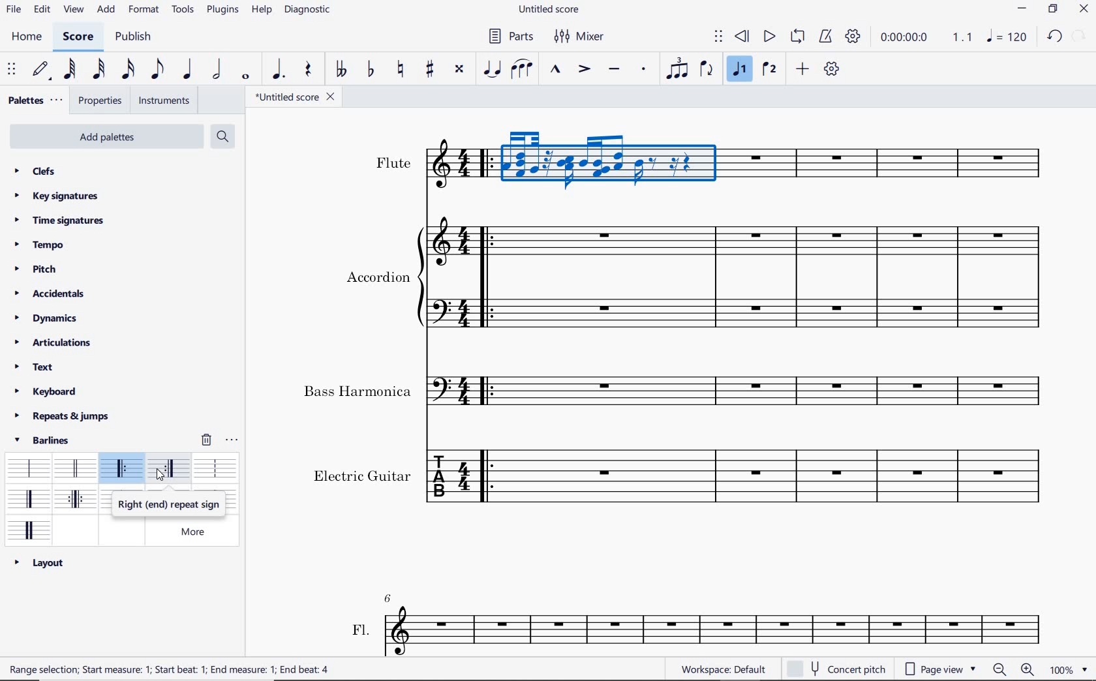  Describe the element at coordinates (555, 70) in the screenshot. I see `marcato` at that location.